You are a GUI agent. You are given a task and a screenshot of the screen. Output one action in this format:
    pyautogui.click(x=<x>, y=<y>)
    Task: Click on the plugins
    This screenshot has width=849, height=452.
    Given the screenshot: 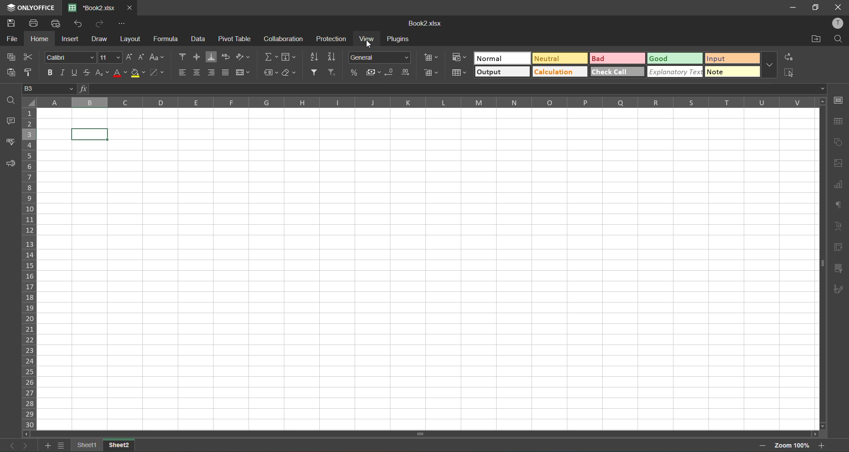 What is the action you would take?
    pyautogui.click(x=400, y=40)
    